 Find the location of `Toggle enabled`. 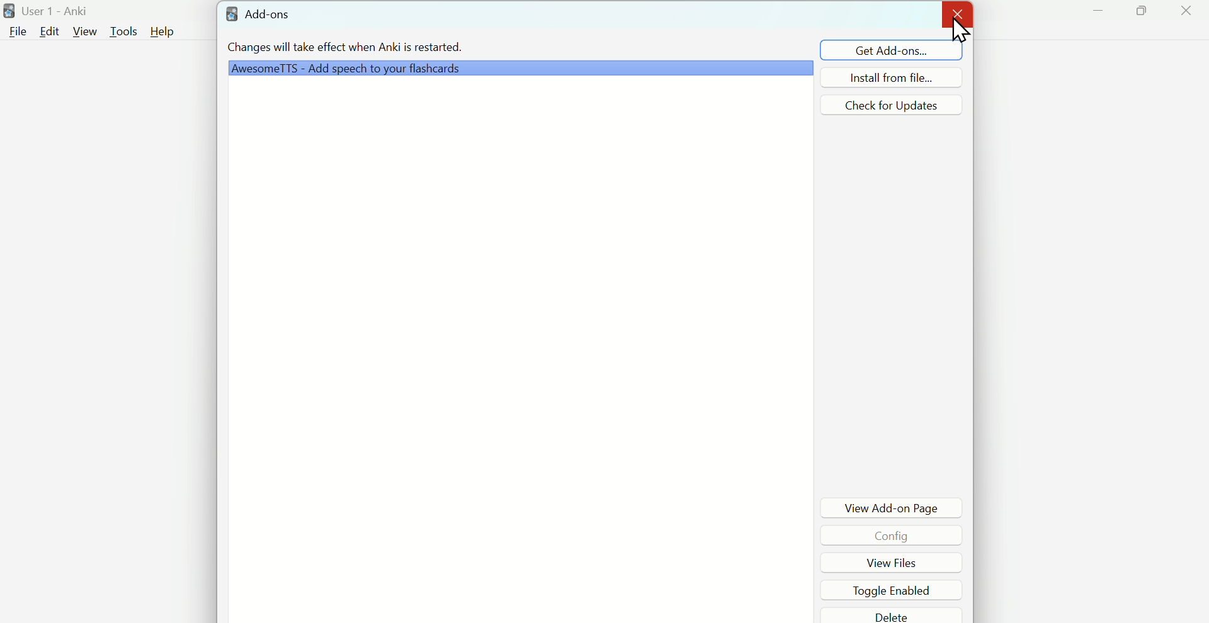

Toggle enabled is located at coordinates (885, 591).